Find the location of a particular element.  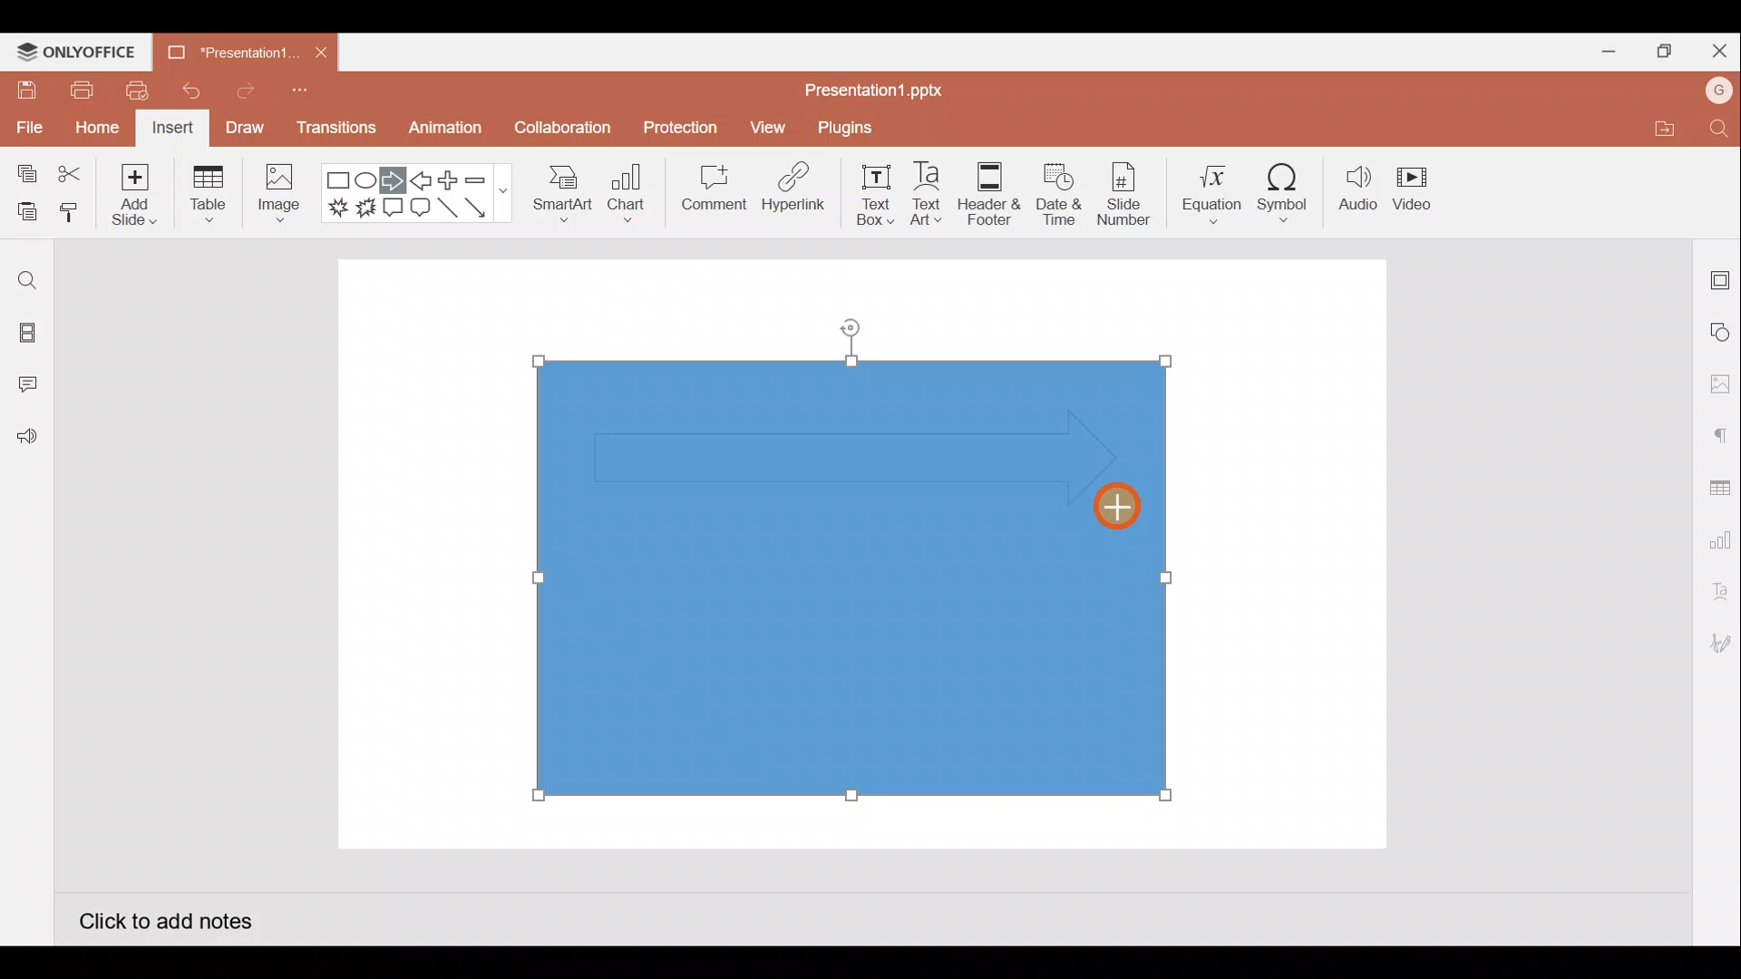

View is located at coordinates (771, 123).